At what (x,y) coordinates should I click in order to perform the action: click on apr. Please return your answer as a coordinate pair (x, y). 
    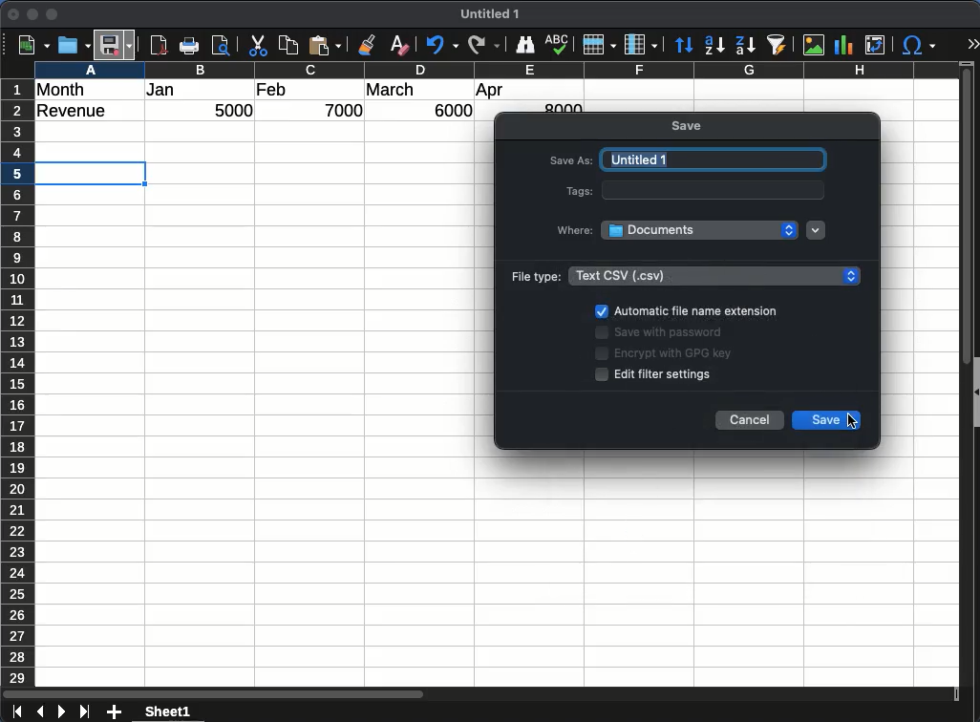
    Looking at the image, I should click on (491, 92).